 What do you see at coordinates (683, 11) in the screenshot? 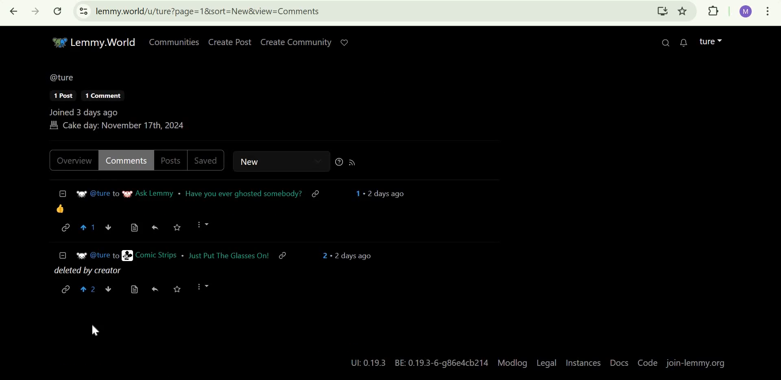
I see `bookmark this tab` at bounding box center [683, 11].